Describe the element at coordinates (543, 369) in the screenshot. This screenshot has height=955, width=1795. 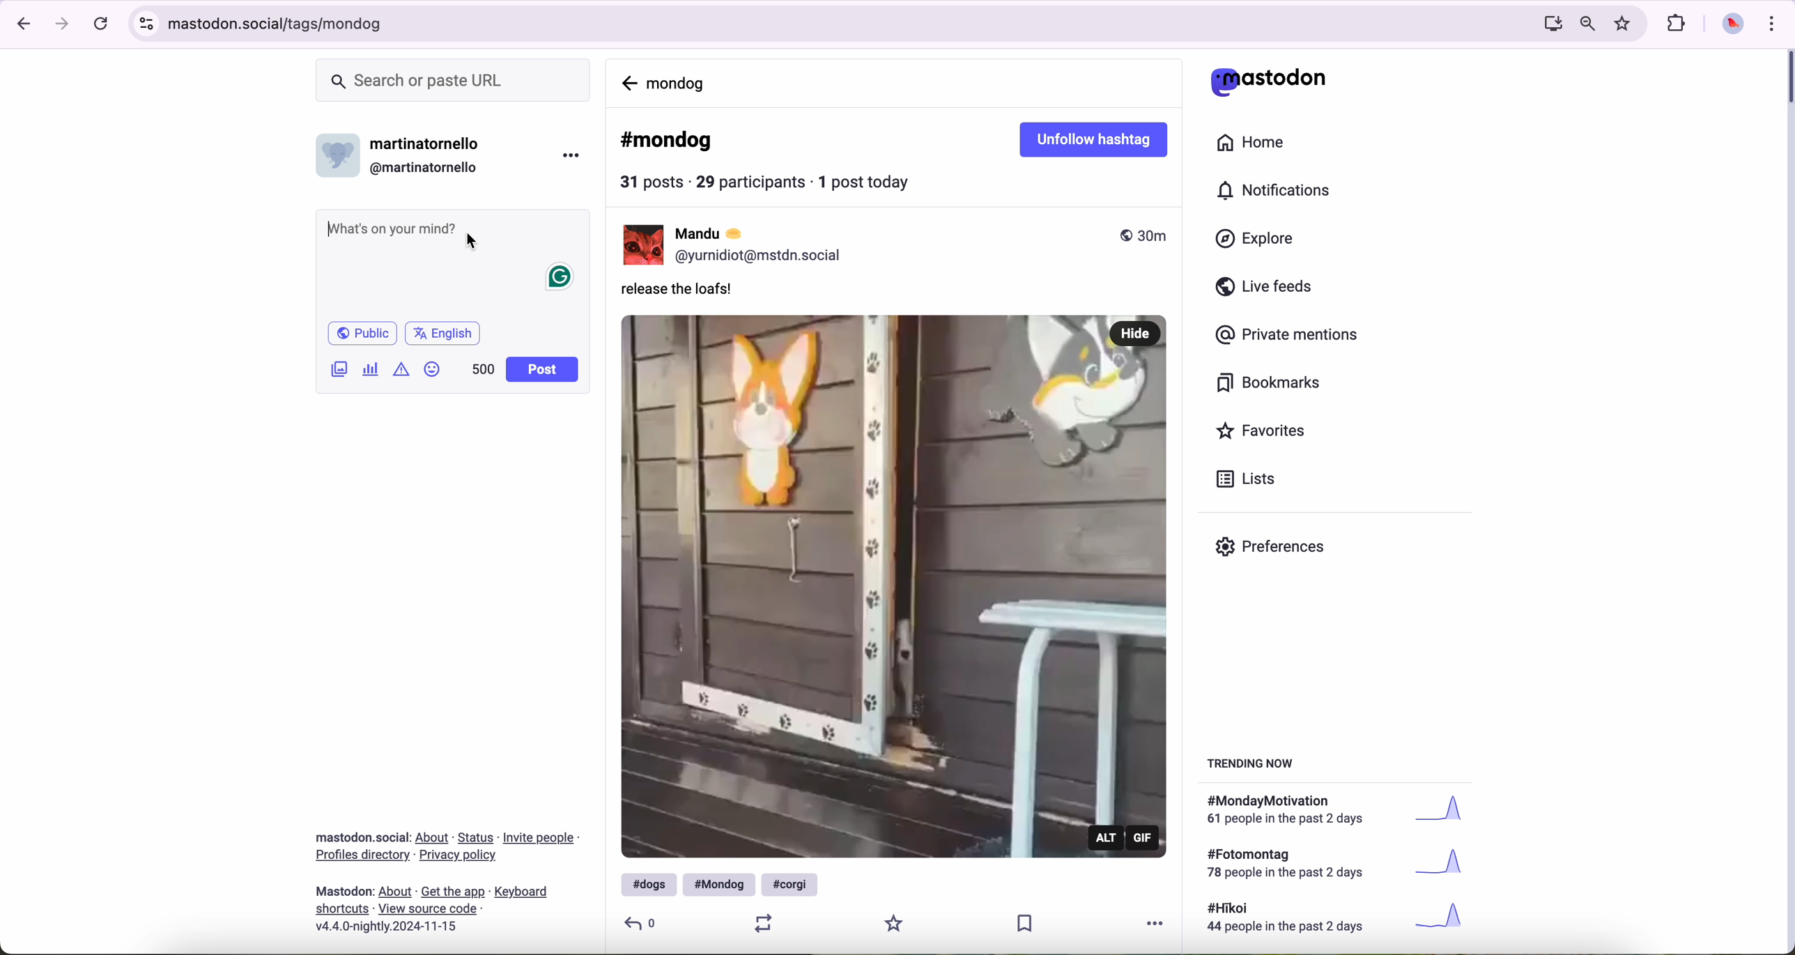
I see `post button` at that location.